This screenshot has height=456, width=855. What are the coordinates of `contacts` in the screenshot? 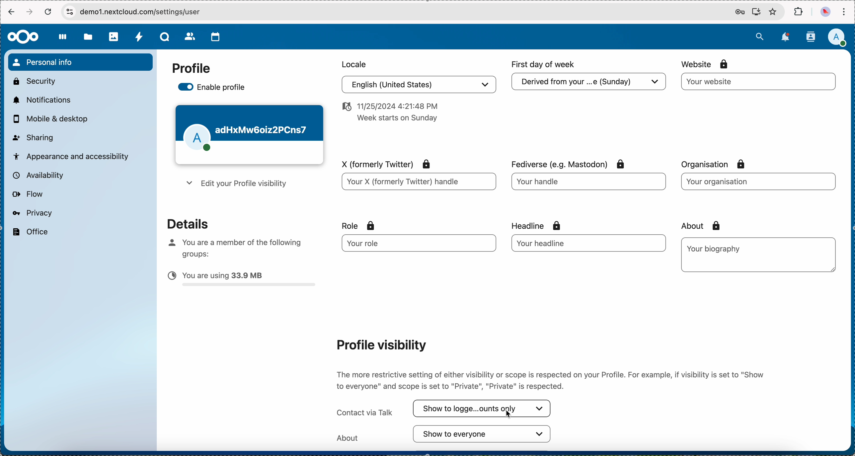 It's located at (190, 37).